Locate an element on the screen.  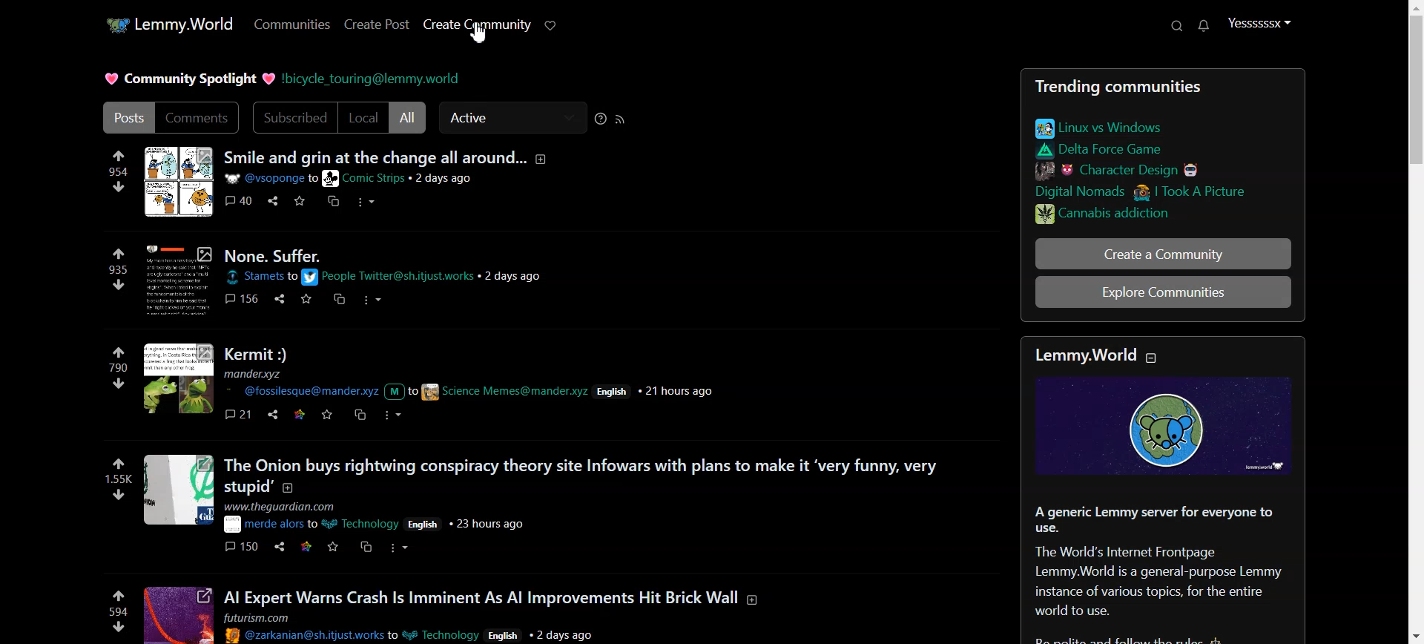
link is located at coordinates (1102, 150).